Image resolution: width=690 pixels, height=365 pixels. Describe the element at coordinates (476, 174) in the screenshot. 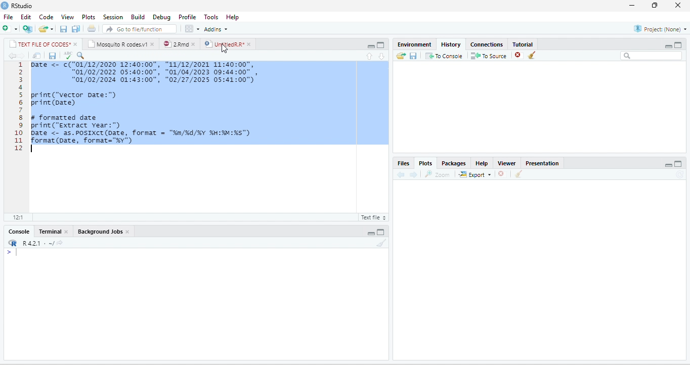

I see `Export` at that location.